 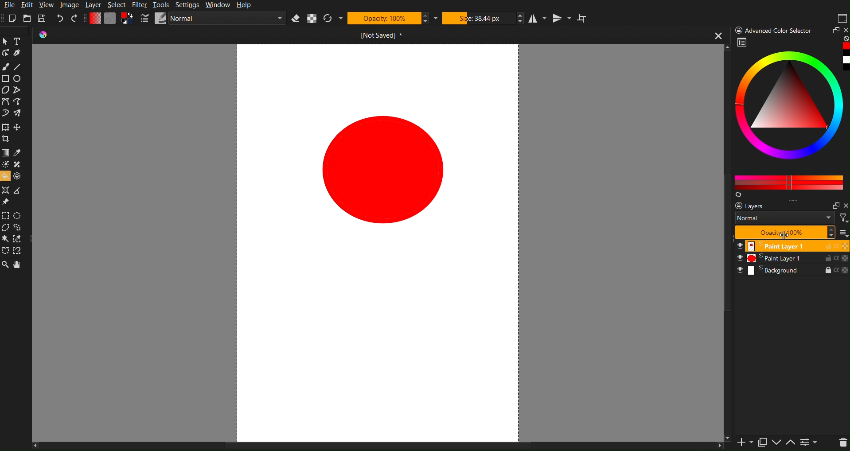 What do you see at coordinates (784, 237) in the screenshot?
I see `cursor` at bounding box center [784, 237].